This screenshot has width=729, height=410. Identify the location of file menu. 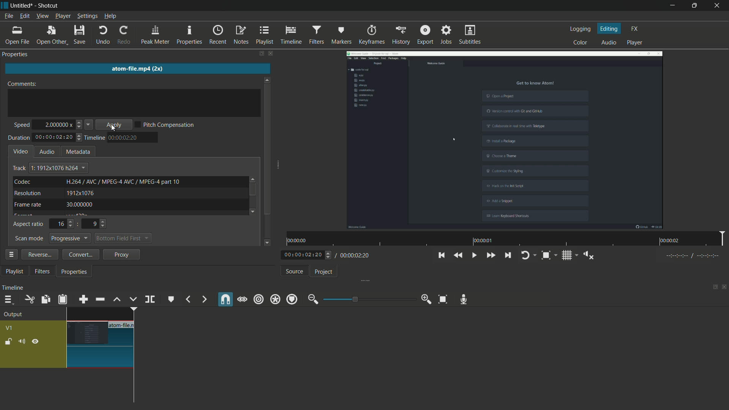
(9, 16).